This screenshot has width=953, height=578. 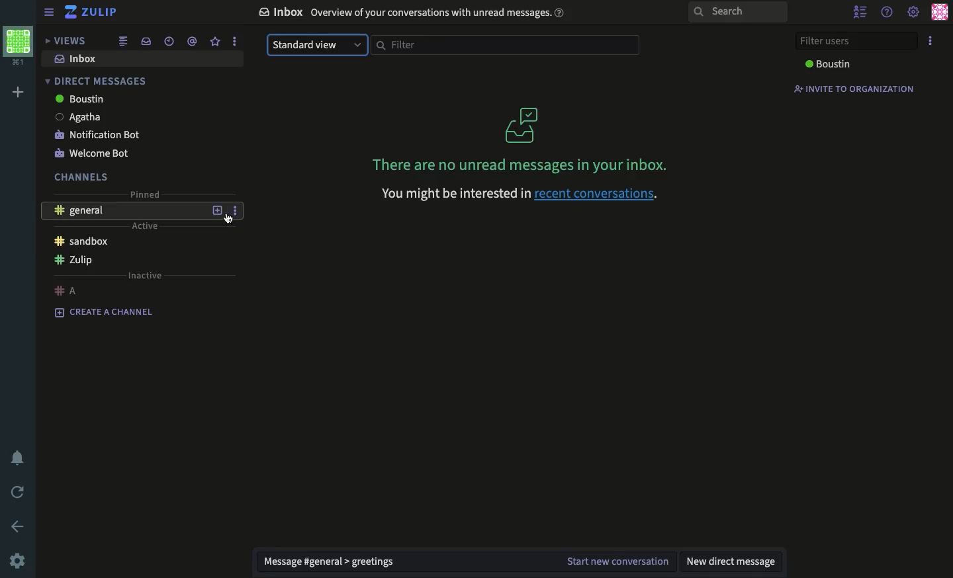 What do you see at coordinates (506, 44) in the screenshot?
I see `filter` at bounding box center [506, 44].